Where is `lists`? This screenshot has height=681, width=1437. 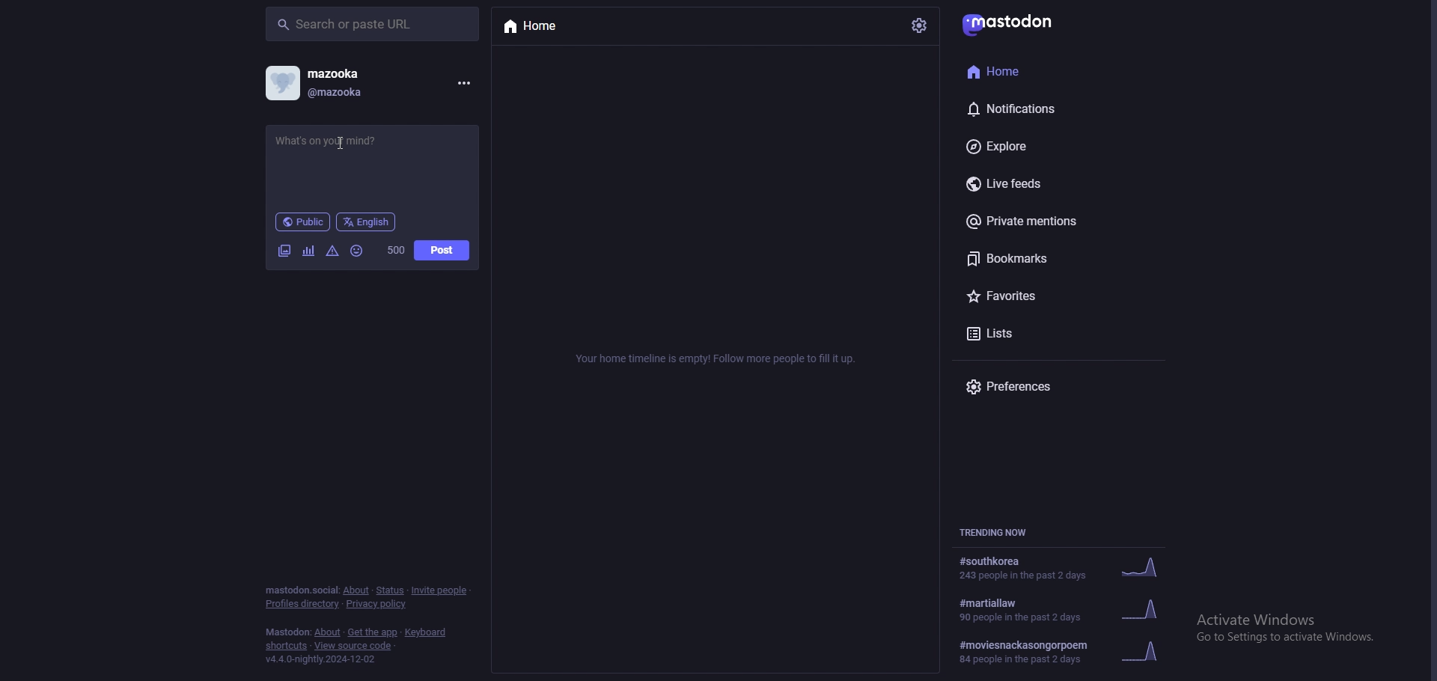 lists is located at coordinates (1036, 335).